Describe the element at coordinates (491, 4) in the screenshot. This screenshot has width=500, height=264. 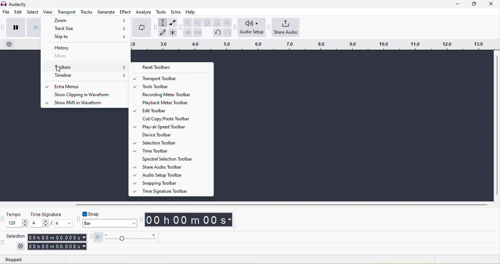
I see `close` at that location.